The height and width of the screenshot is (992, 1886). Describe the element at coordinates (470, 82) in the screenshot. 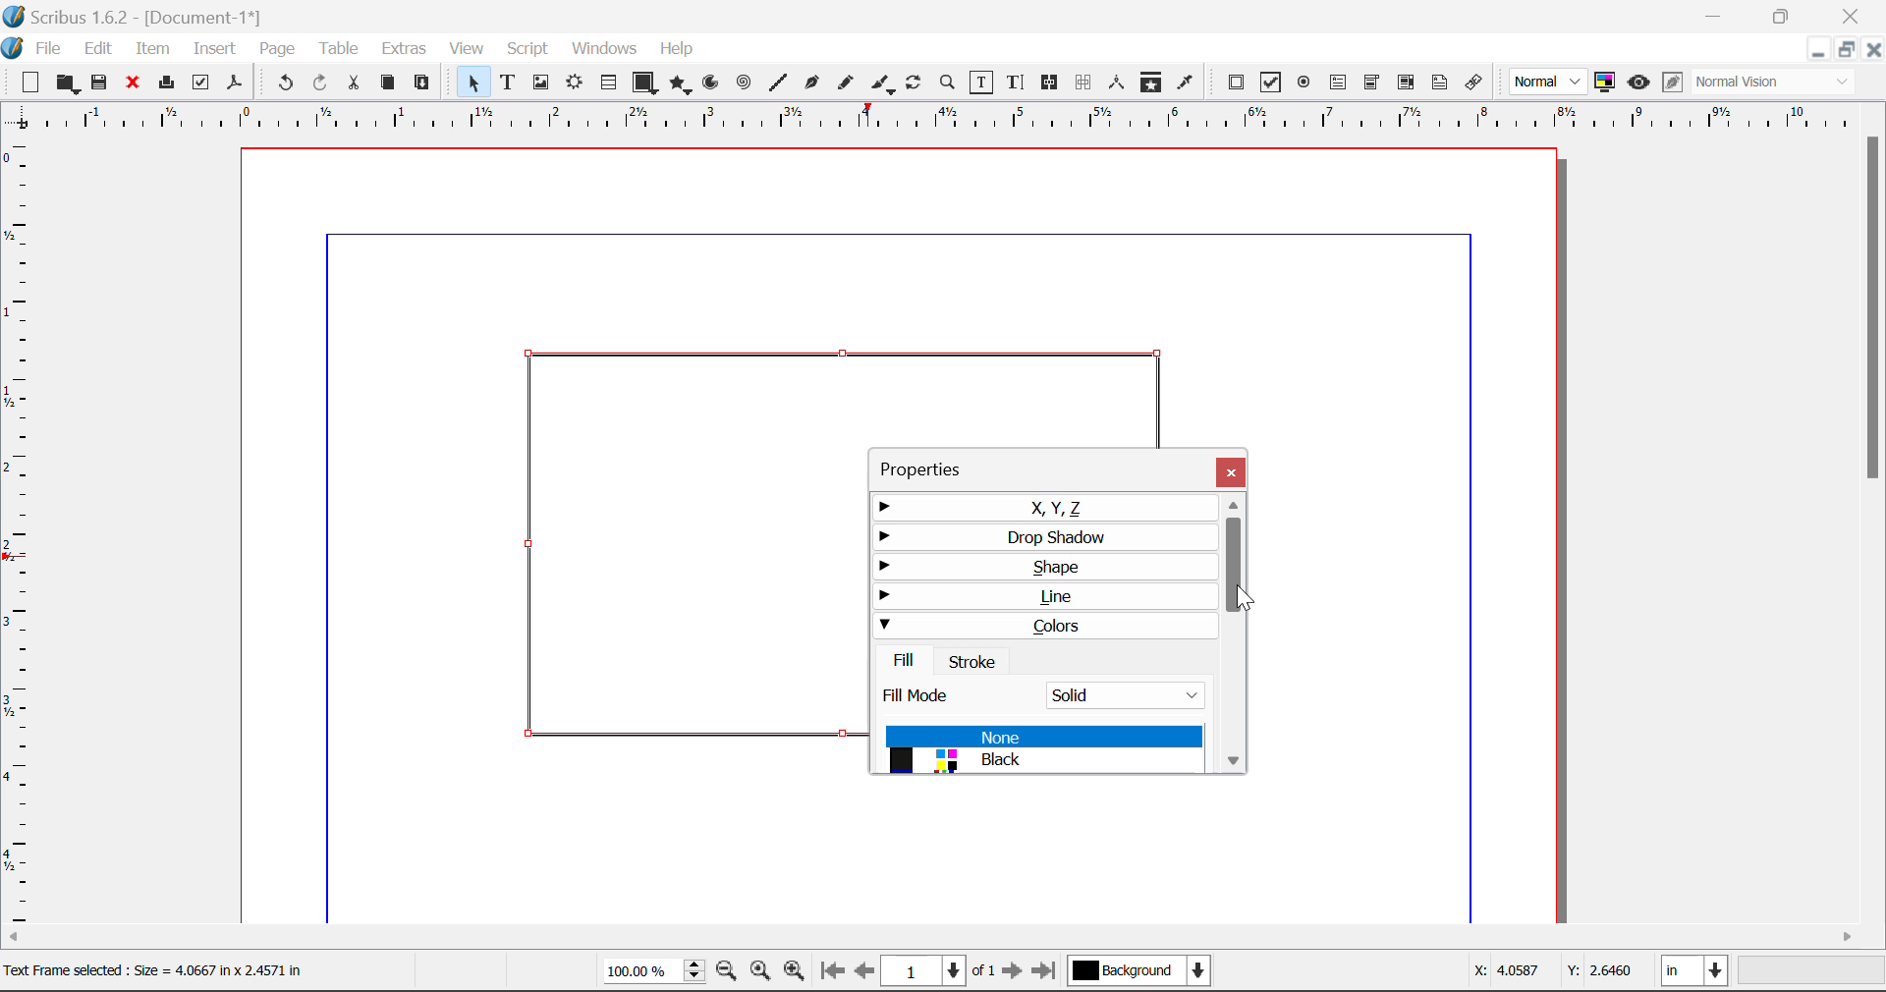

I see `Select` at that location.